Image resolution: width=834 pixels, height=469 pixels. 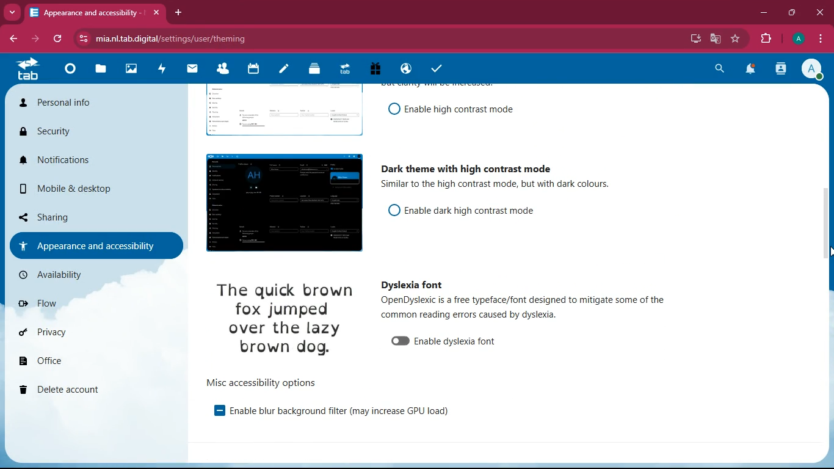 I want to click on back, so click(x=12, y=39).